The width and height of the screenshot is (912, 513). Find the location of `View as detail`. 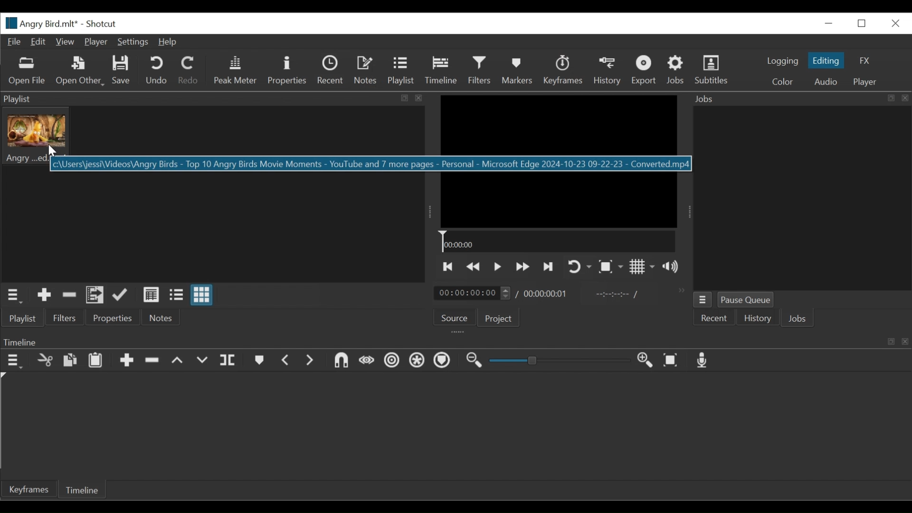

View as detail is located at coordinates (152, 295).